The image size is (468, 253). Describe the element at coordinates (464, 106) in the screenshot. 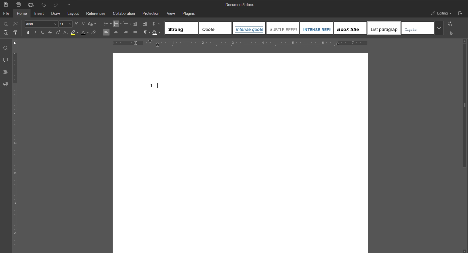

I see `vertical scrollbar` at that location.